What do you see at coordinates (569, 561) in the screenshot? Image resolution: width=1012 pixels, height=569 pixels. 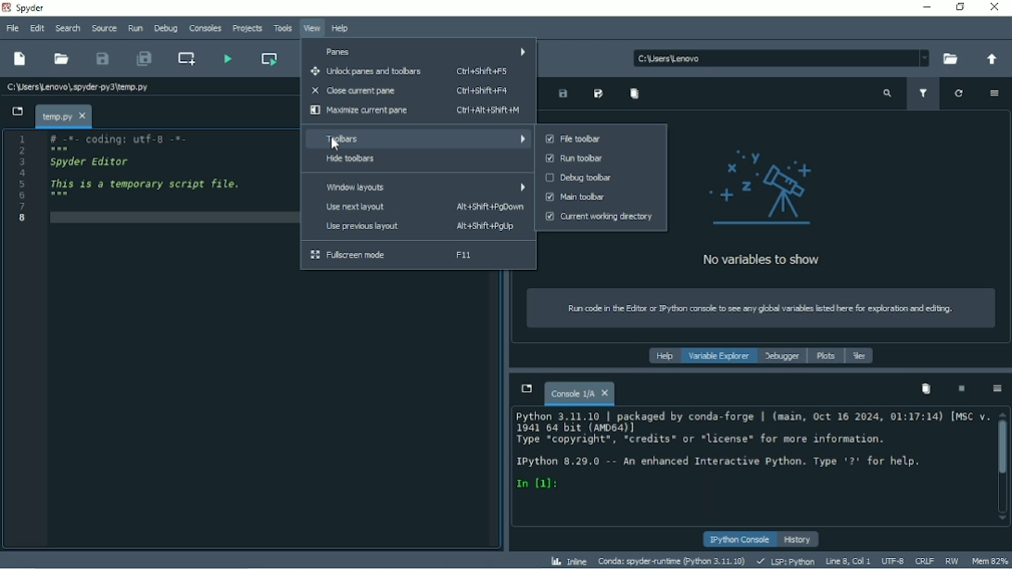 I see `Inline` at bounding box center [569, 561].